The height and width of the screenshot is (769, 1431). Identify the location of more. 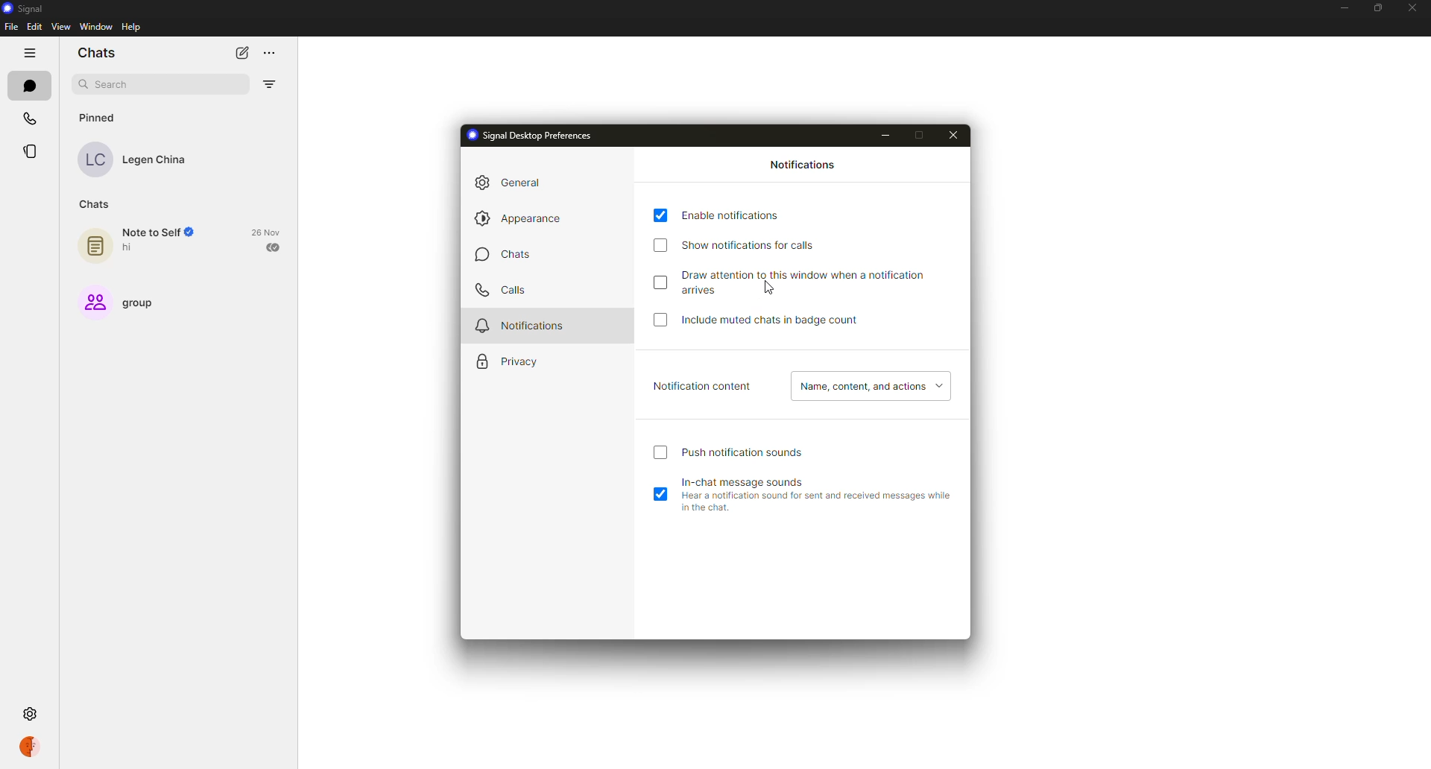
(271, 52).